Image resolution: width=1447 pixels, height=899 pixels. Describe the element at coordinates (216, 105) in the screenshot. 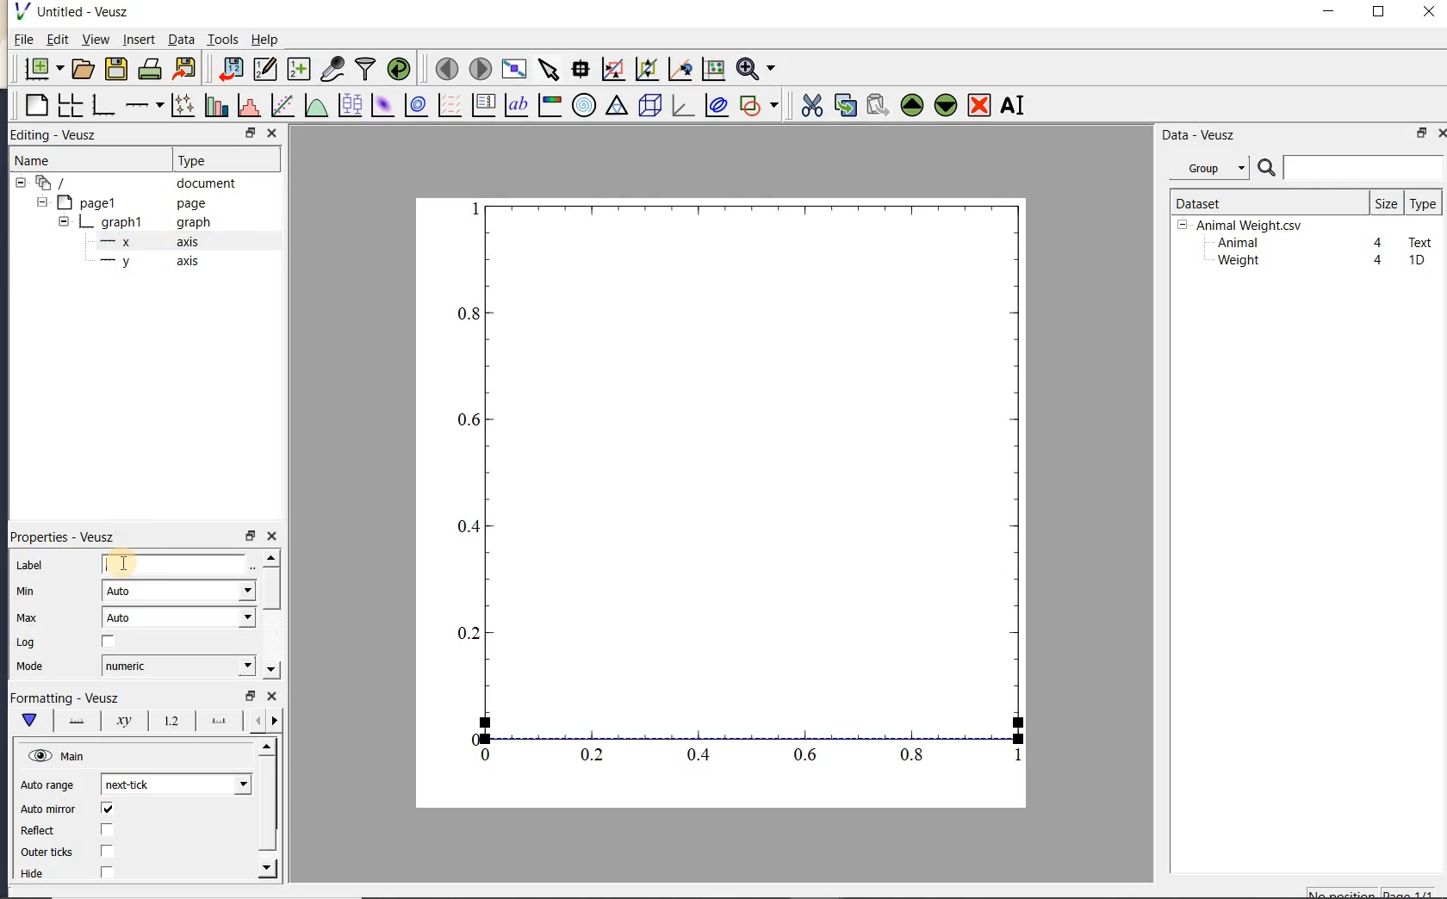

I see `plot bar charts` at that location.